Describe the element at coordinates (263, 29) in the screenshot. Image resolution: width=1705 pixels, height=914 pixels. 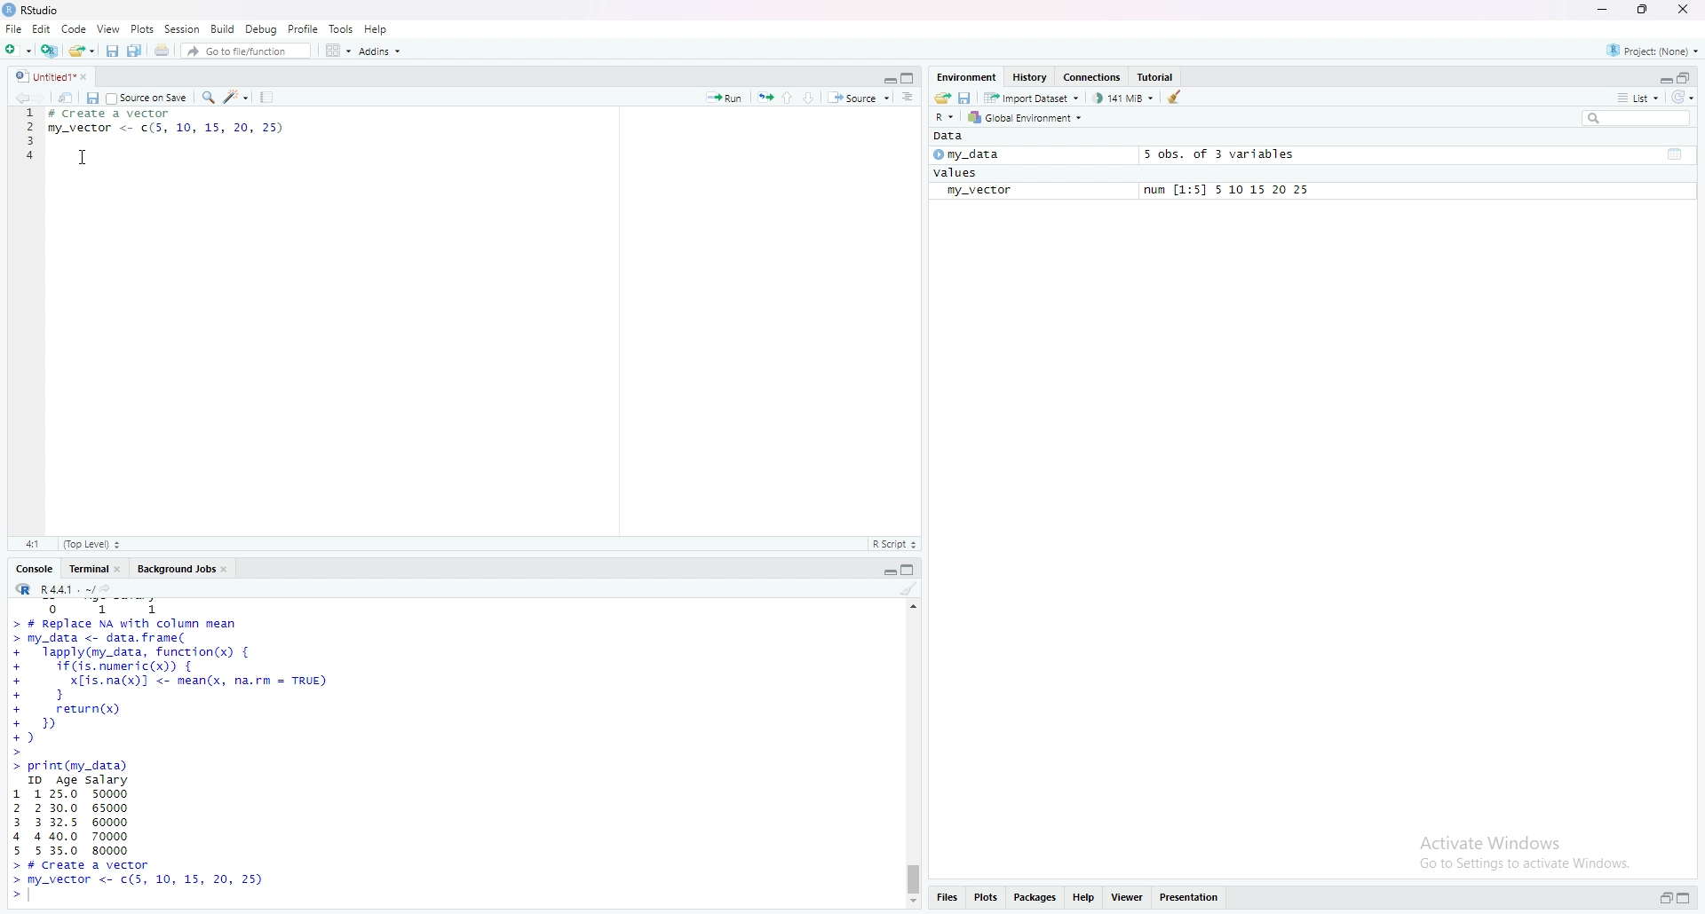
I see `Debug` at that location.